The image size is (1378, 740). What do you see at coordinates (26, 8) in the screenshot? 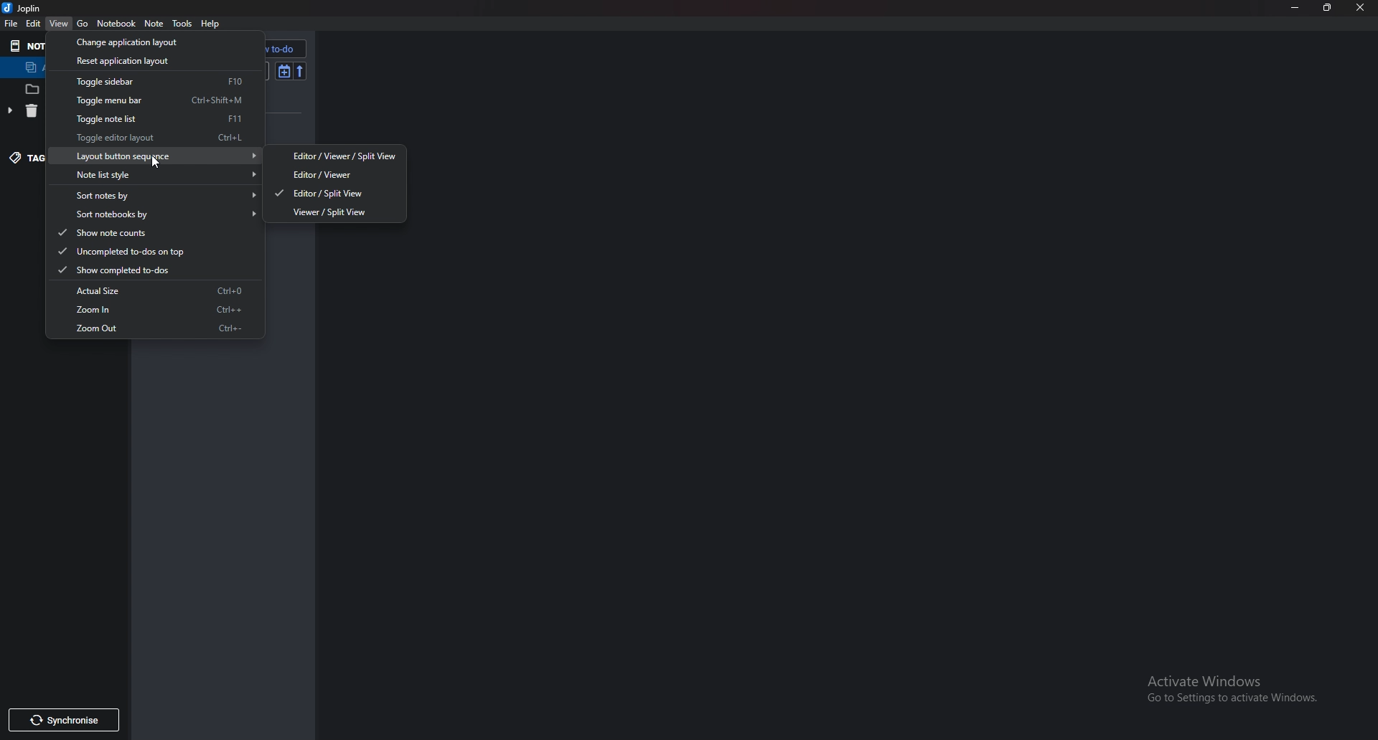
I see `joplin` at bounding box center [26, 8].